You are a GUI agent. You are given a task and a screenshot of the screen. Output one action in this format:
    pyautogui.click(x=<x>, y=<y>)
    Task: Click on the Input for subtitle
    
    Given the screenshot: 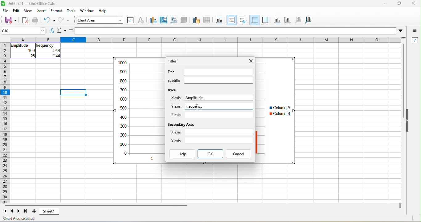 What is the action you would take?
    pyautogui.click(x=219, y=80)
    